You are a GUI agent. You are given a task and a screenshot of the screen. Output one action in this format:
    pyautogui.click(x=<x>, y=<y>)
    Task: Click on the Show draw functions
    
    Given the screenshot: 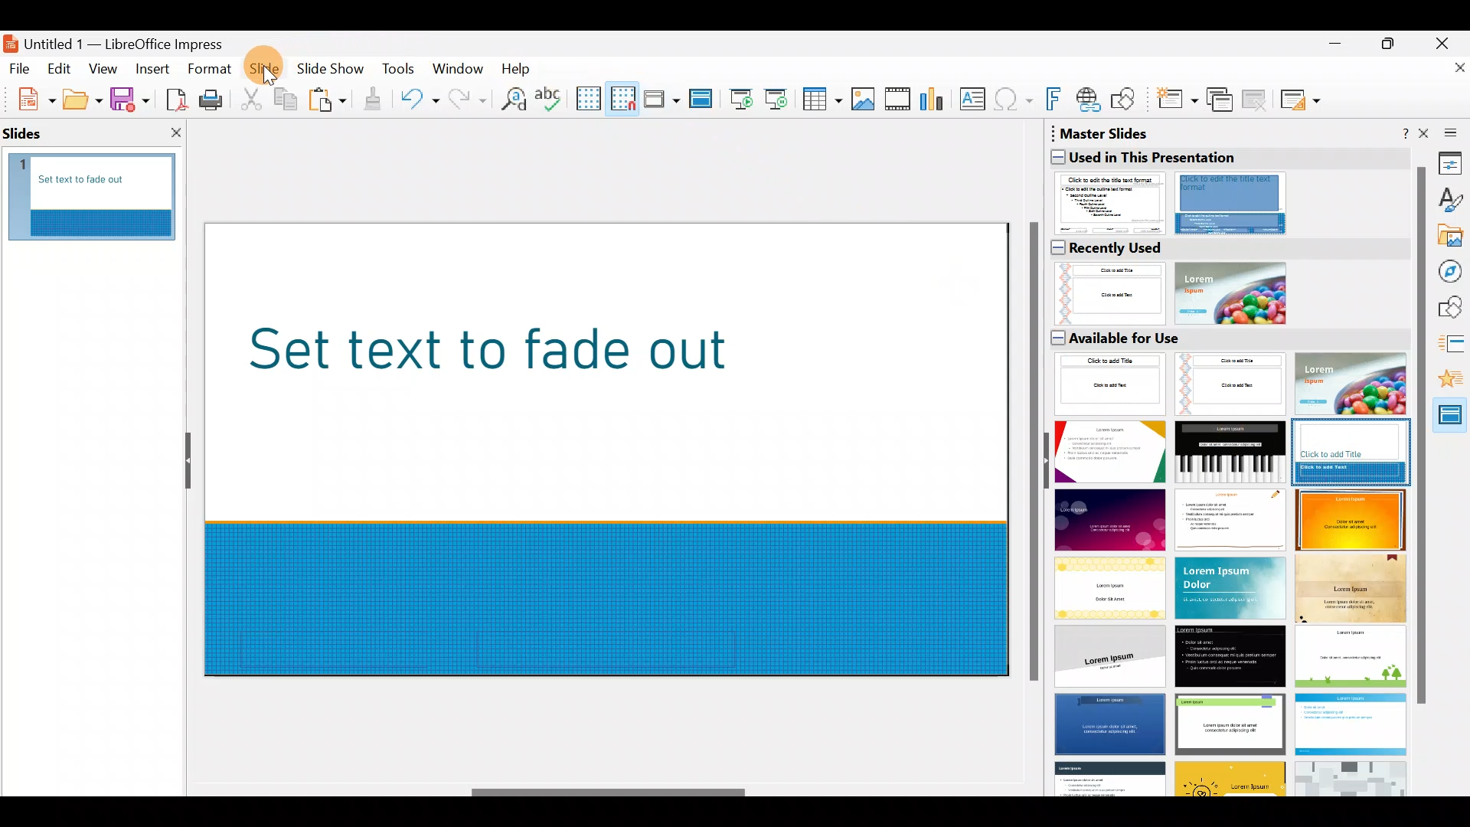 What is the action you would take?
    pyautogui.click(x=1126, y=100)
    